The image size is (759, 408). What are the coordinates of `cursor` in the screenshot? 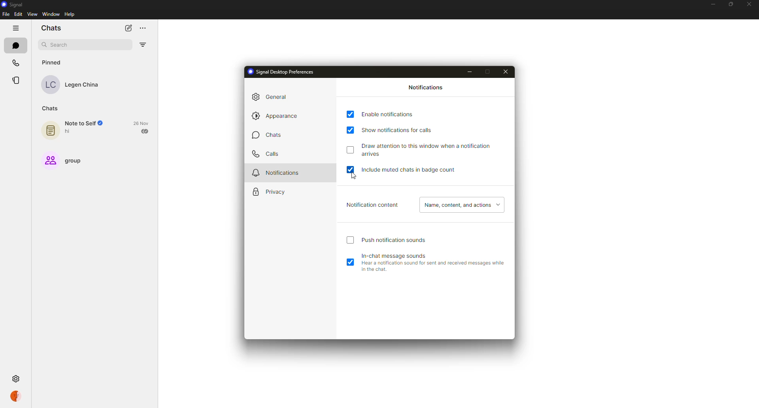 It's located at (353, 178).